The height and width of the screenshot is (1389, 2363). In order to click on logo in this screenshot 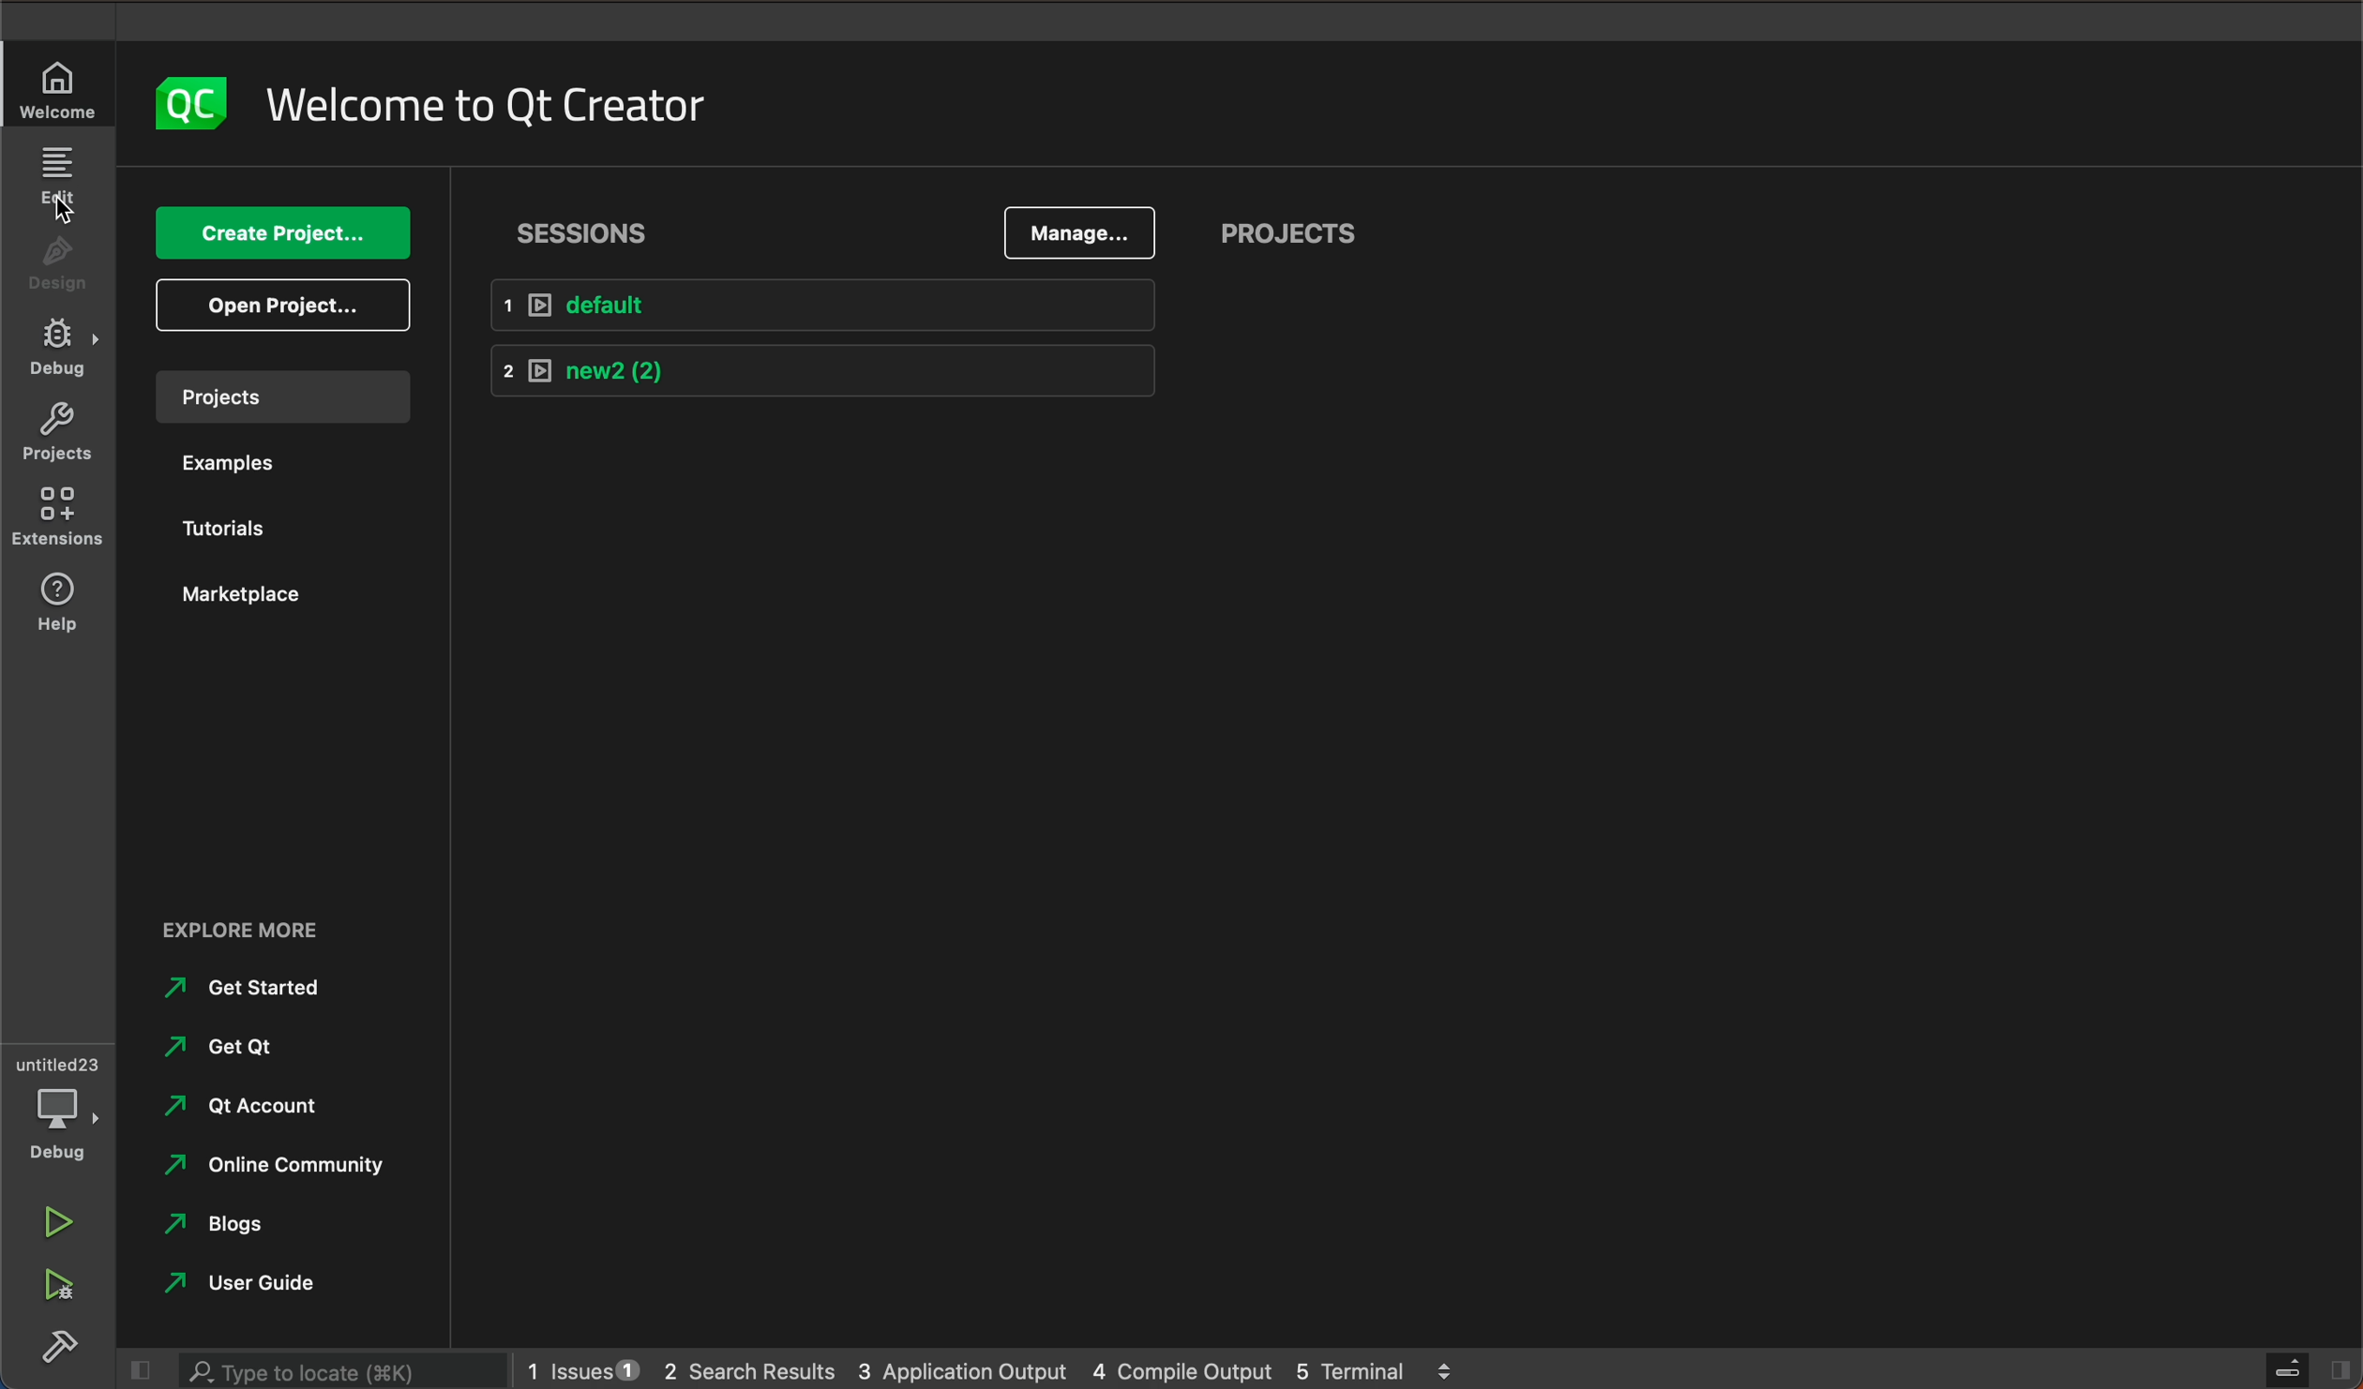, I will do `click(191, 102)`.